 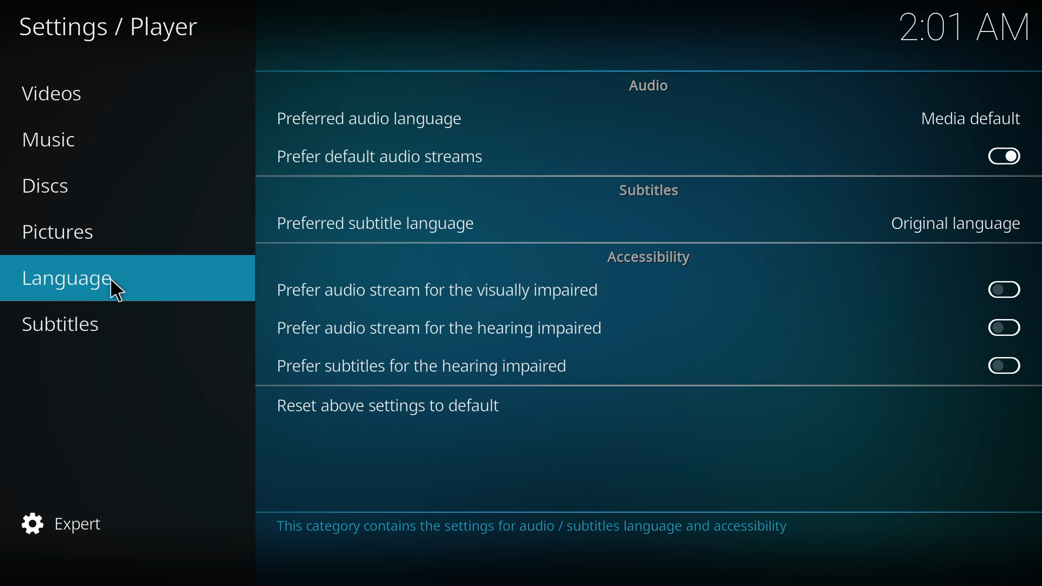 What do you see at coordinates (649, 190) in the screenshot?
I see `subtitles` at bounding box center [649, 190].